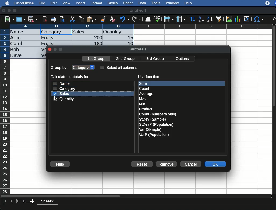 The image size is (276, 210). What do you see at coordinates (71, 77) in the screenshot?
I see `calculate subtotals for:` at bounding box center [71, 77].